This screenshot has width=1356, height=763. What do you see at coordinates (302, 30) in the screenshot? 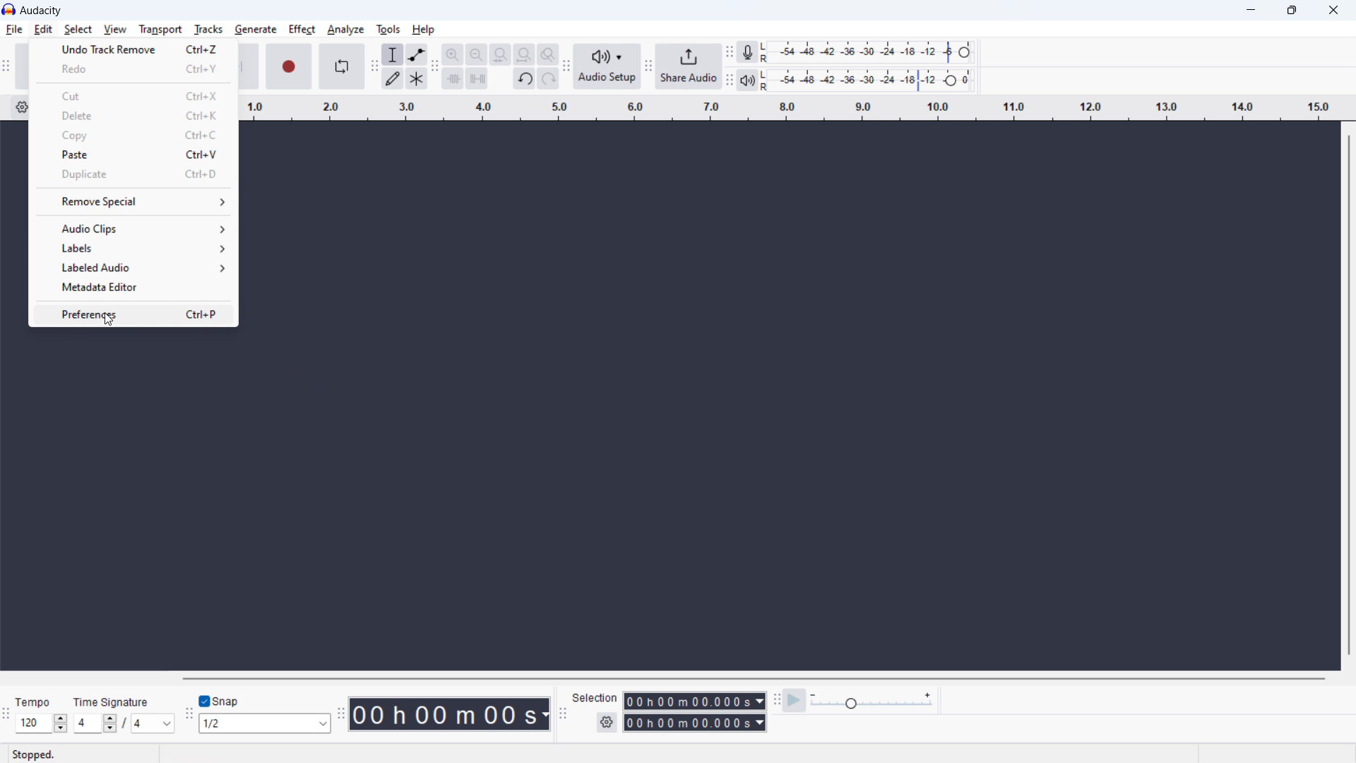
I see `effect` at bounding box center [302, 30].